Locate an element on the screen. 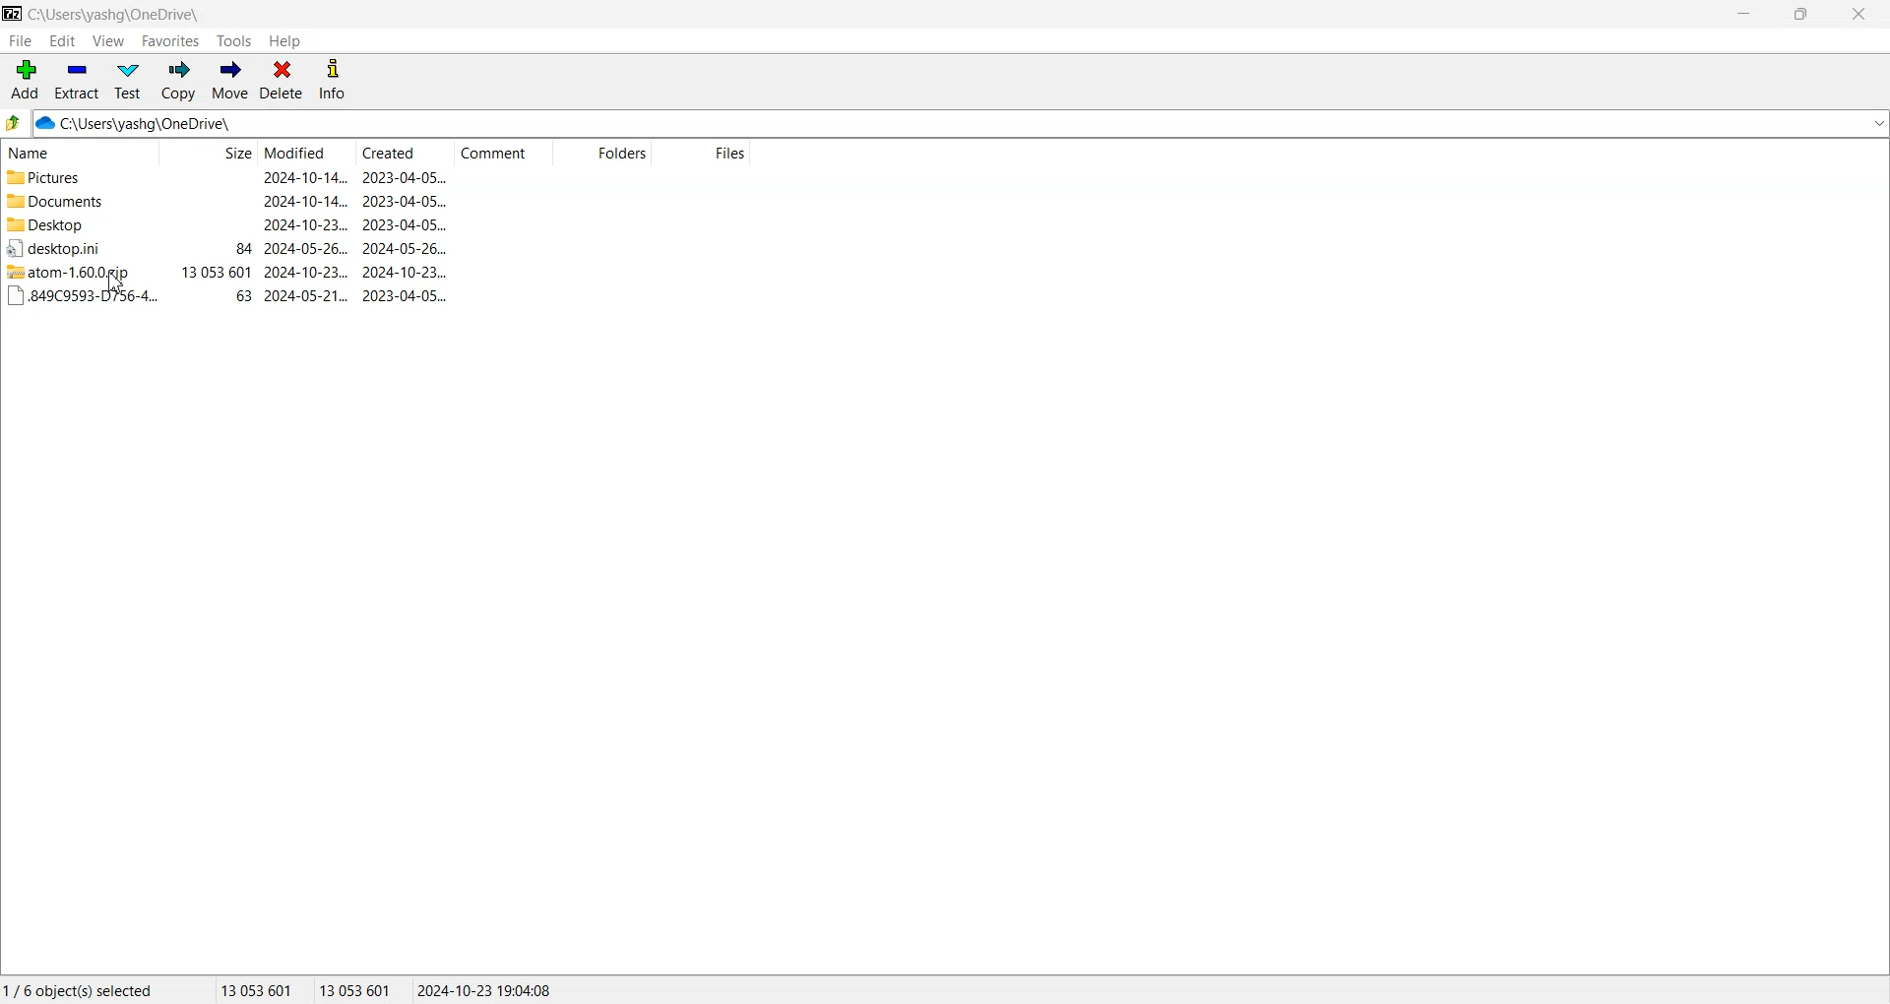 This screenshot has height=1004, width=1890. 2023-04-05 is located at coordinates (405, 224).